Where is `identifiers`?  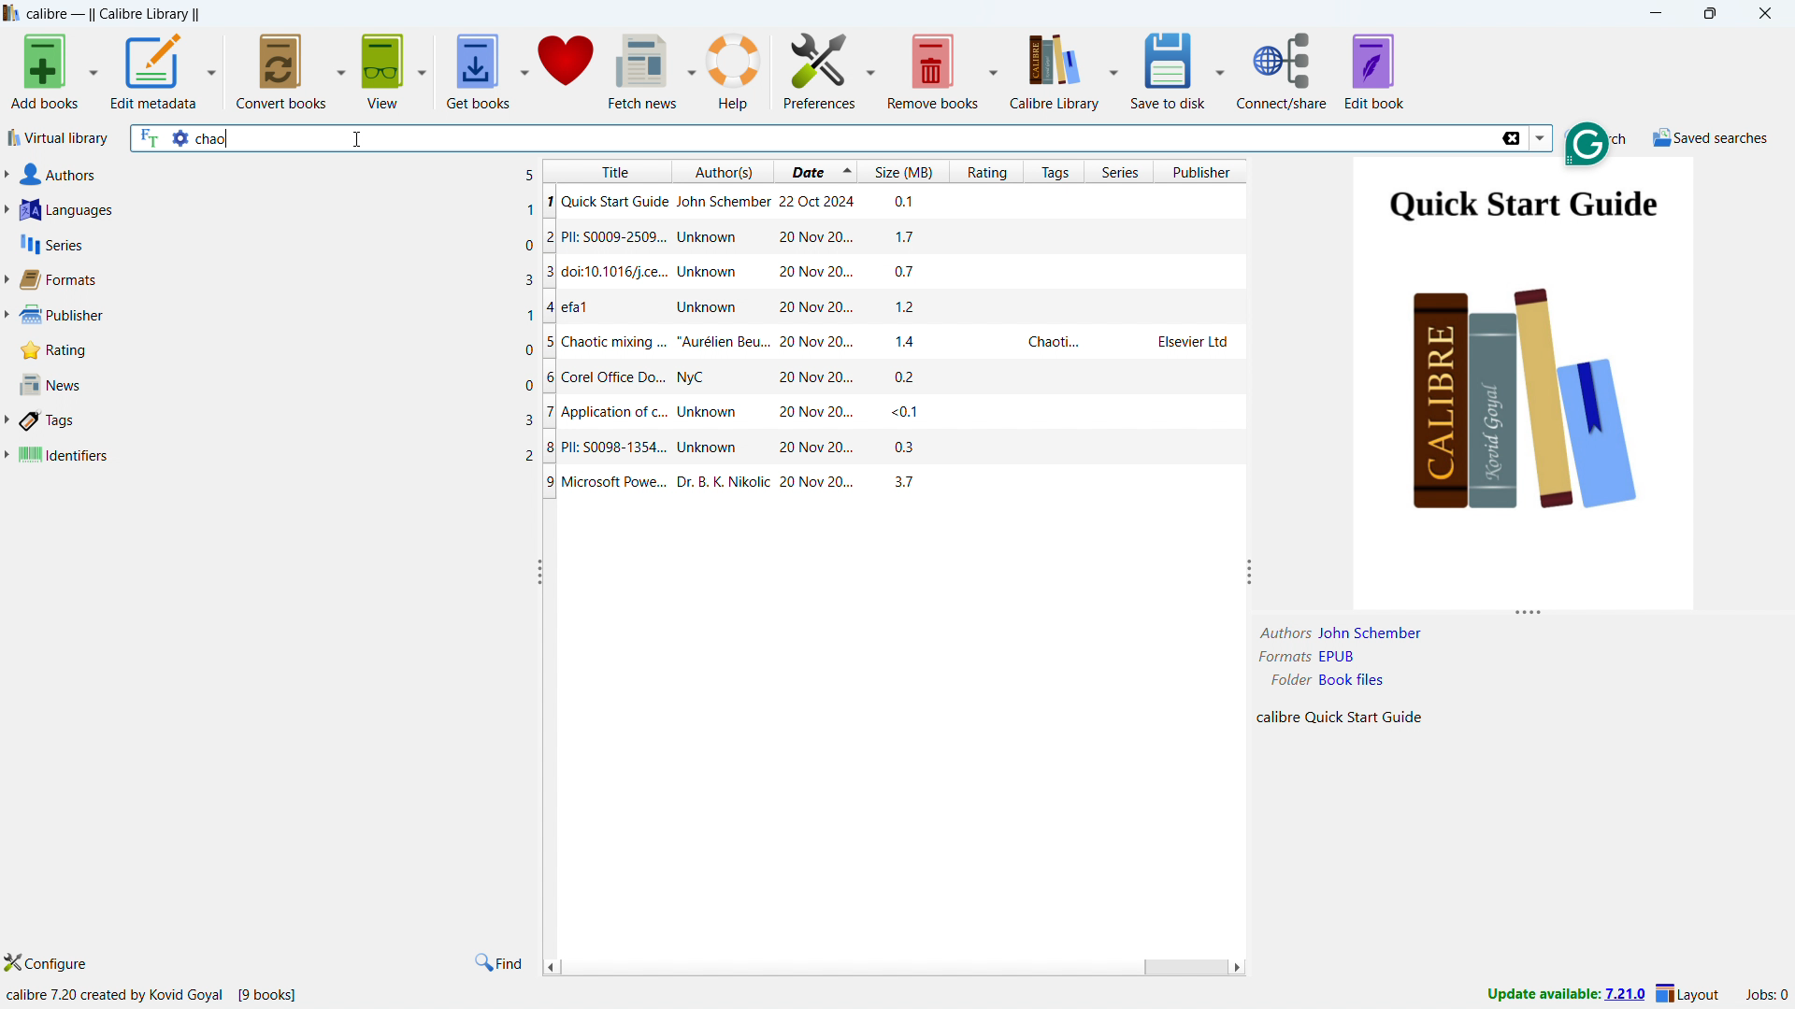 identifiers is located at coordinates (277, 456).